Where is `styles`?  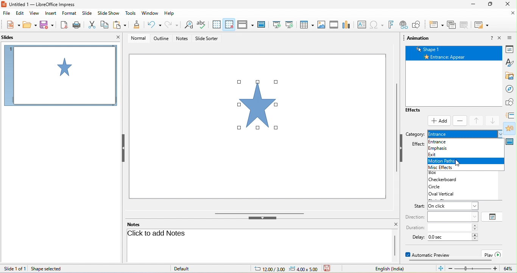
styles is located at coordinates (511, 63).